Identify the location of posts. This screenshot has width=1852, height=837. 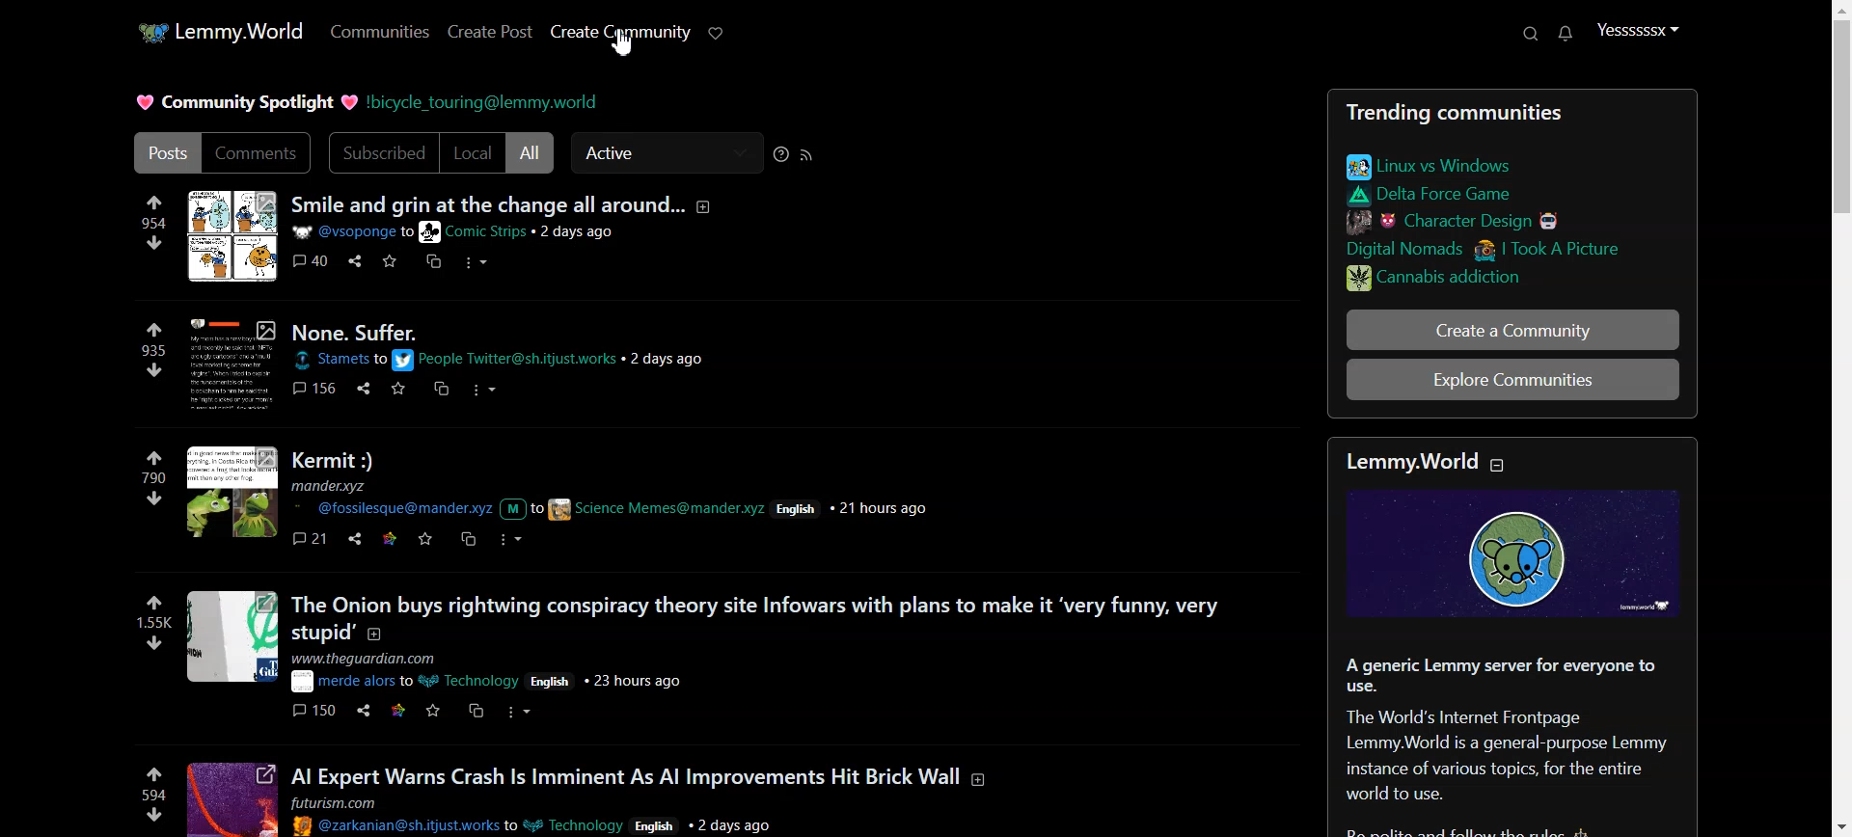
(339, 461).